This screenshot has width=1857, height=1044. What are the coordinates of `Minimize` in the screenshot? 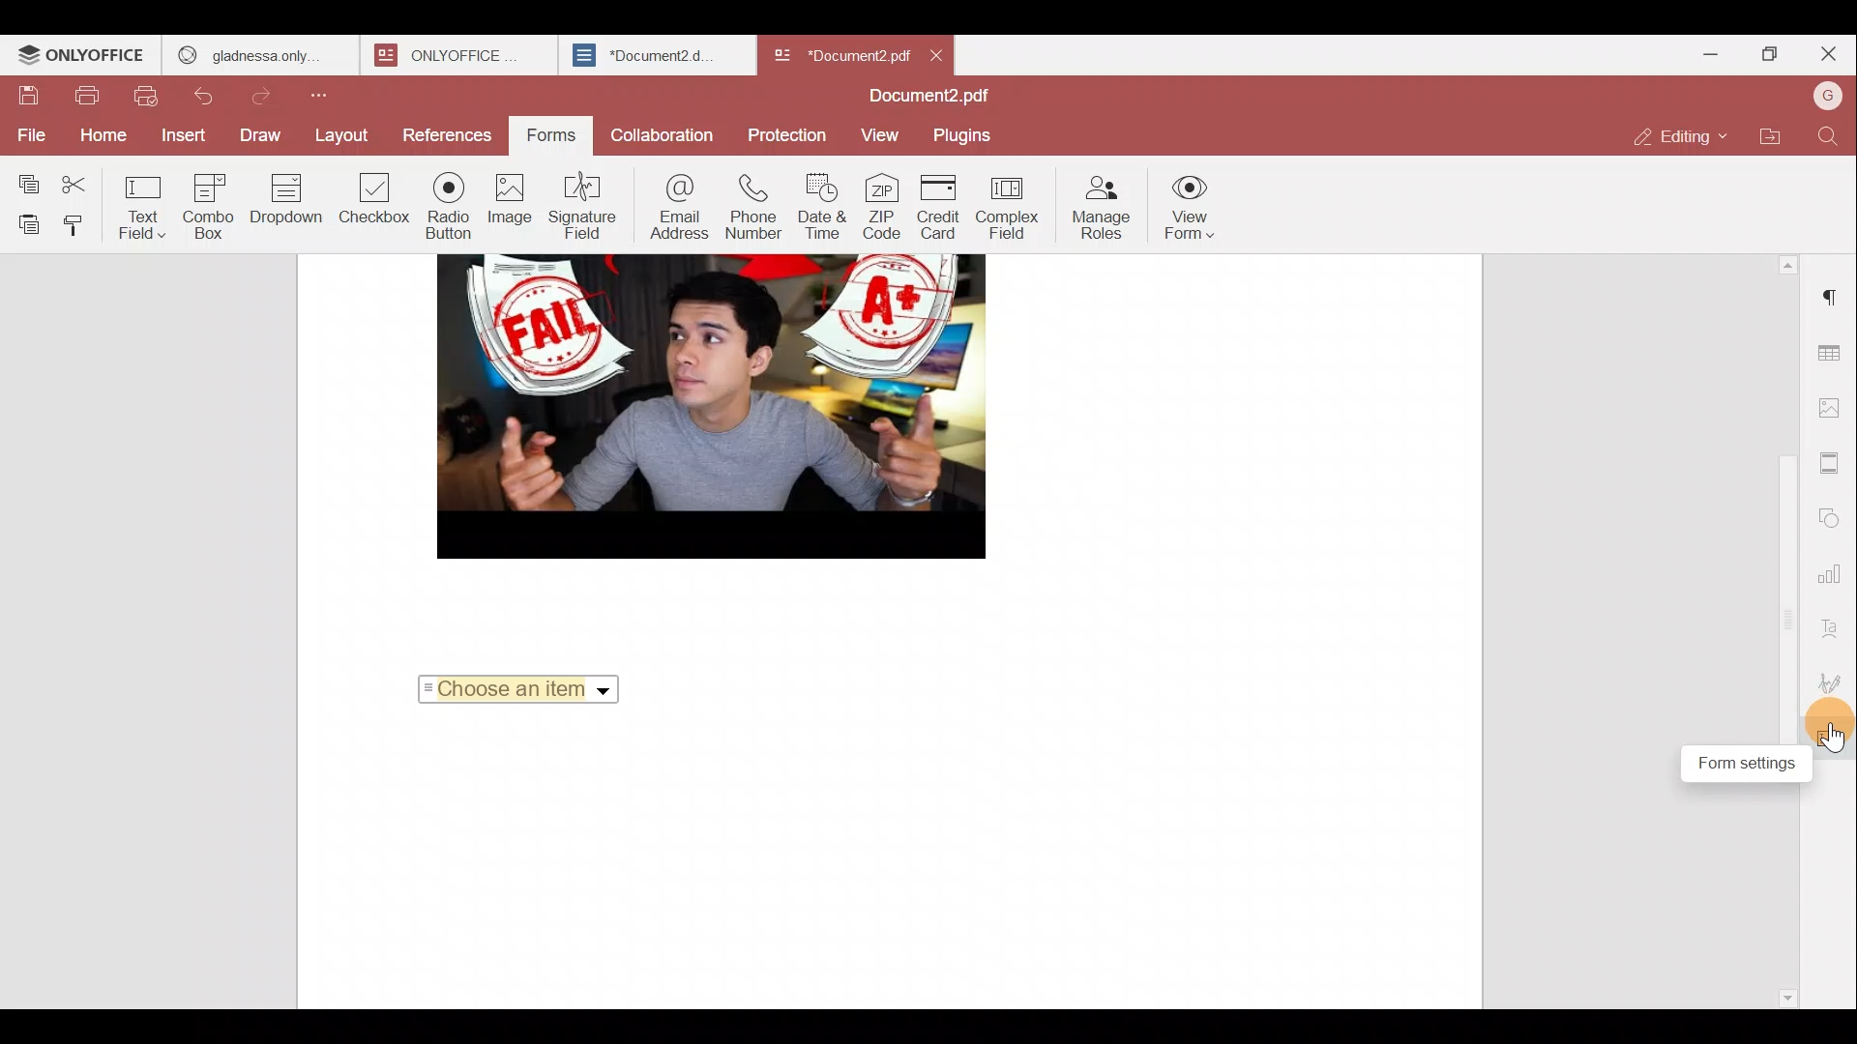 It's located at (1695, 58).